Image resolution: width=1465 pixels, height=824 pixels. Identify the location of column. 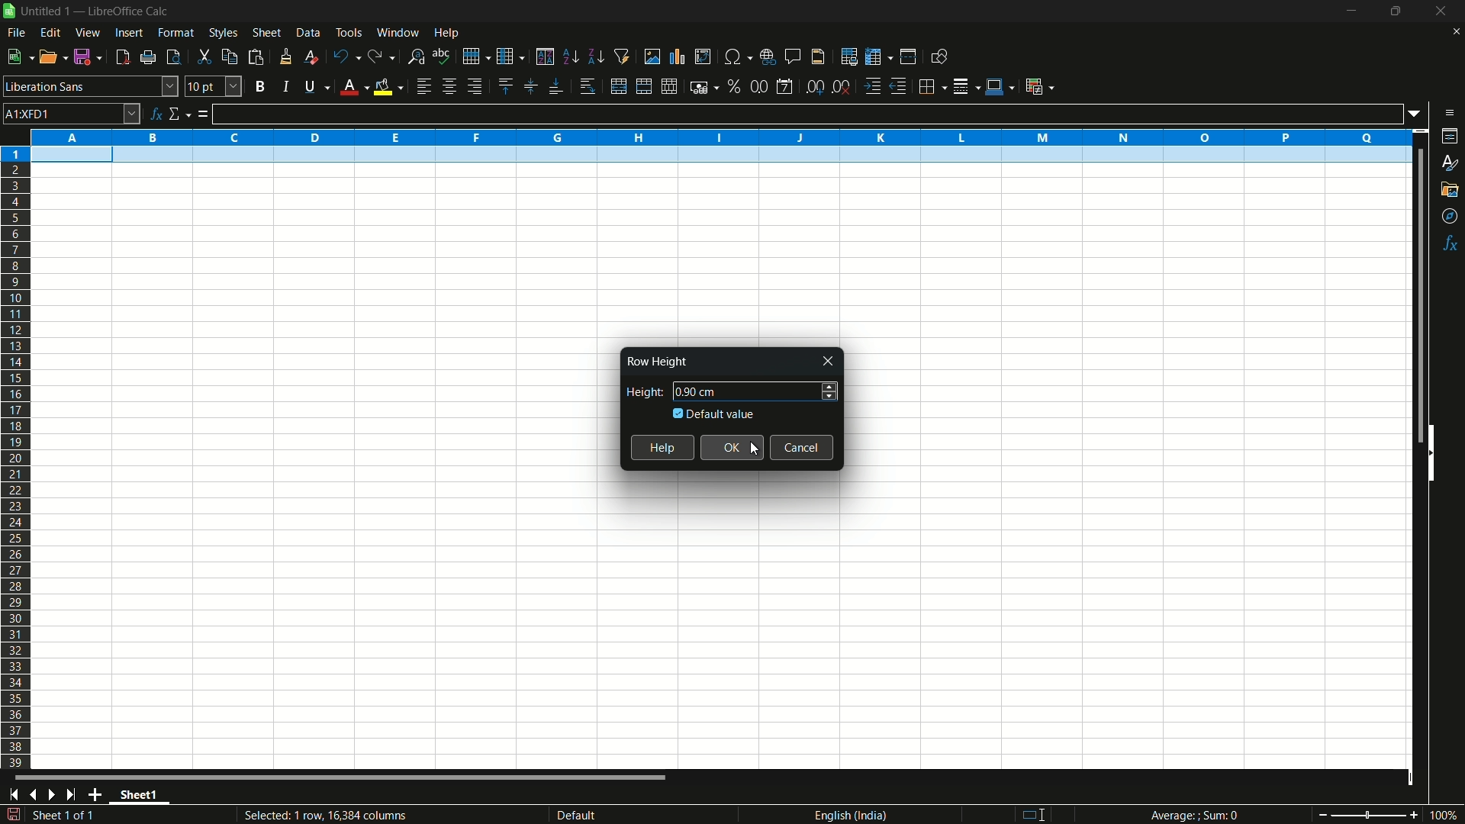
(511, 57).